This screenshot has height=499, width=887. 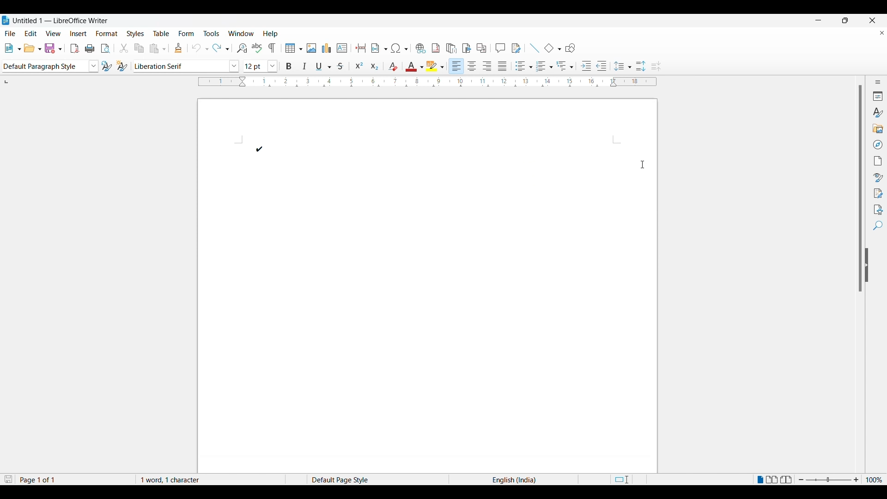 What do you see at coordinates (467, 48) in the screenshot?
I see `insert book mark` at bounding box center [467, 48].